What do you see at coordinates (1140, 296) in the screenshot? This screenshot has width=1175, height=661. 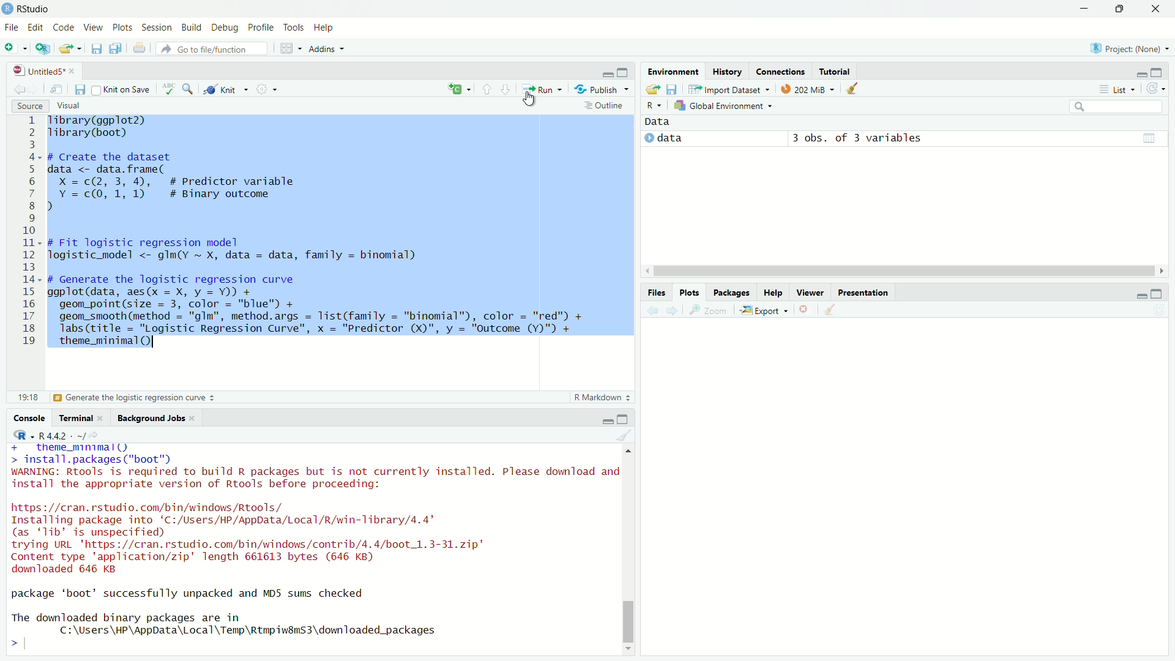 I see `minimize` at bounding box center [1140, 296].